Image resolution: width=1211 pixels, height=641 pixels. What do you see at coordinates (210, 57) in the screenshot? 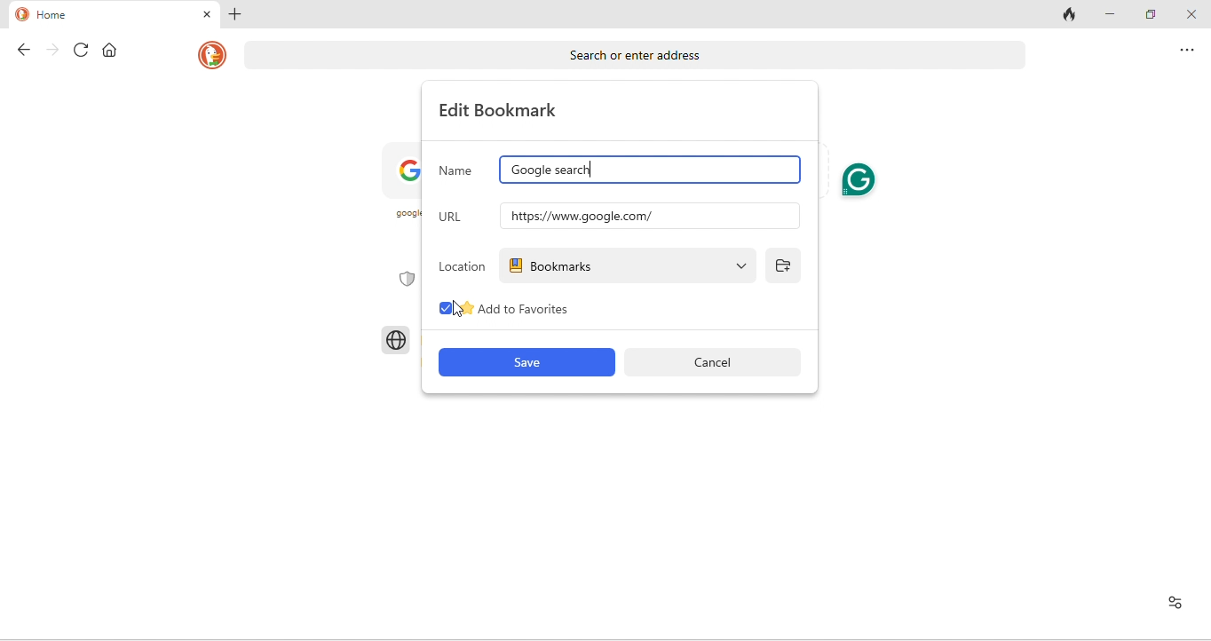
I see `homepage` at bounding box center [210, 57].